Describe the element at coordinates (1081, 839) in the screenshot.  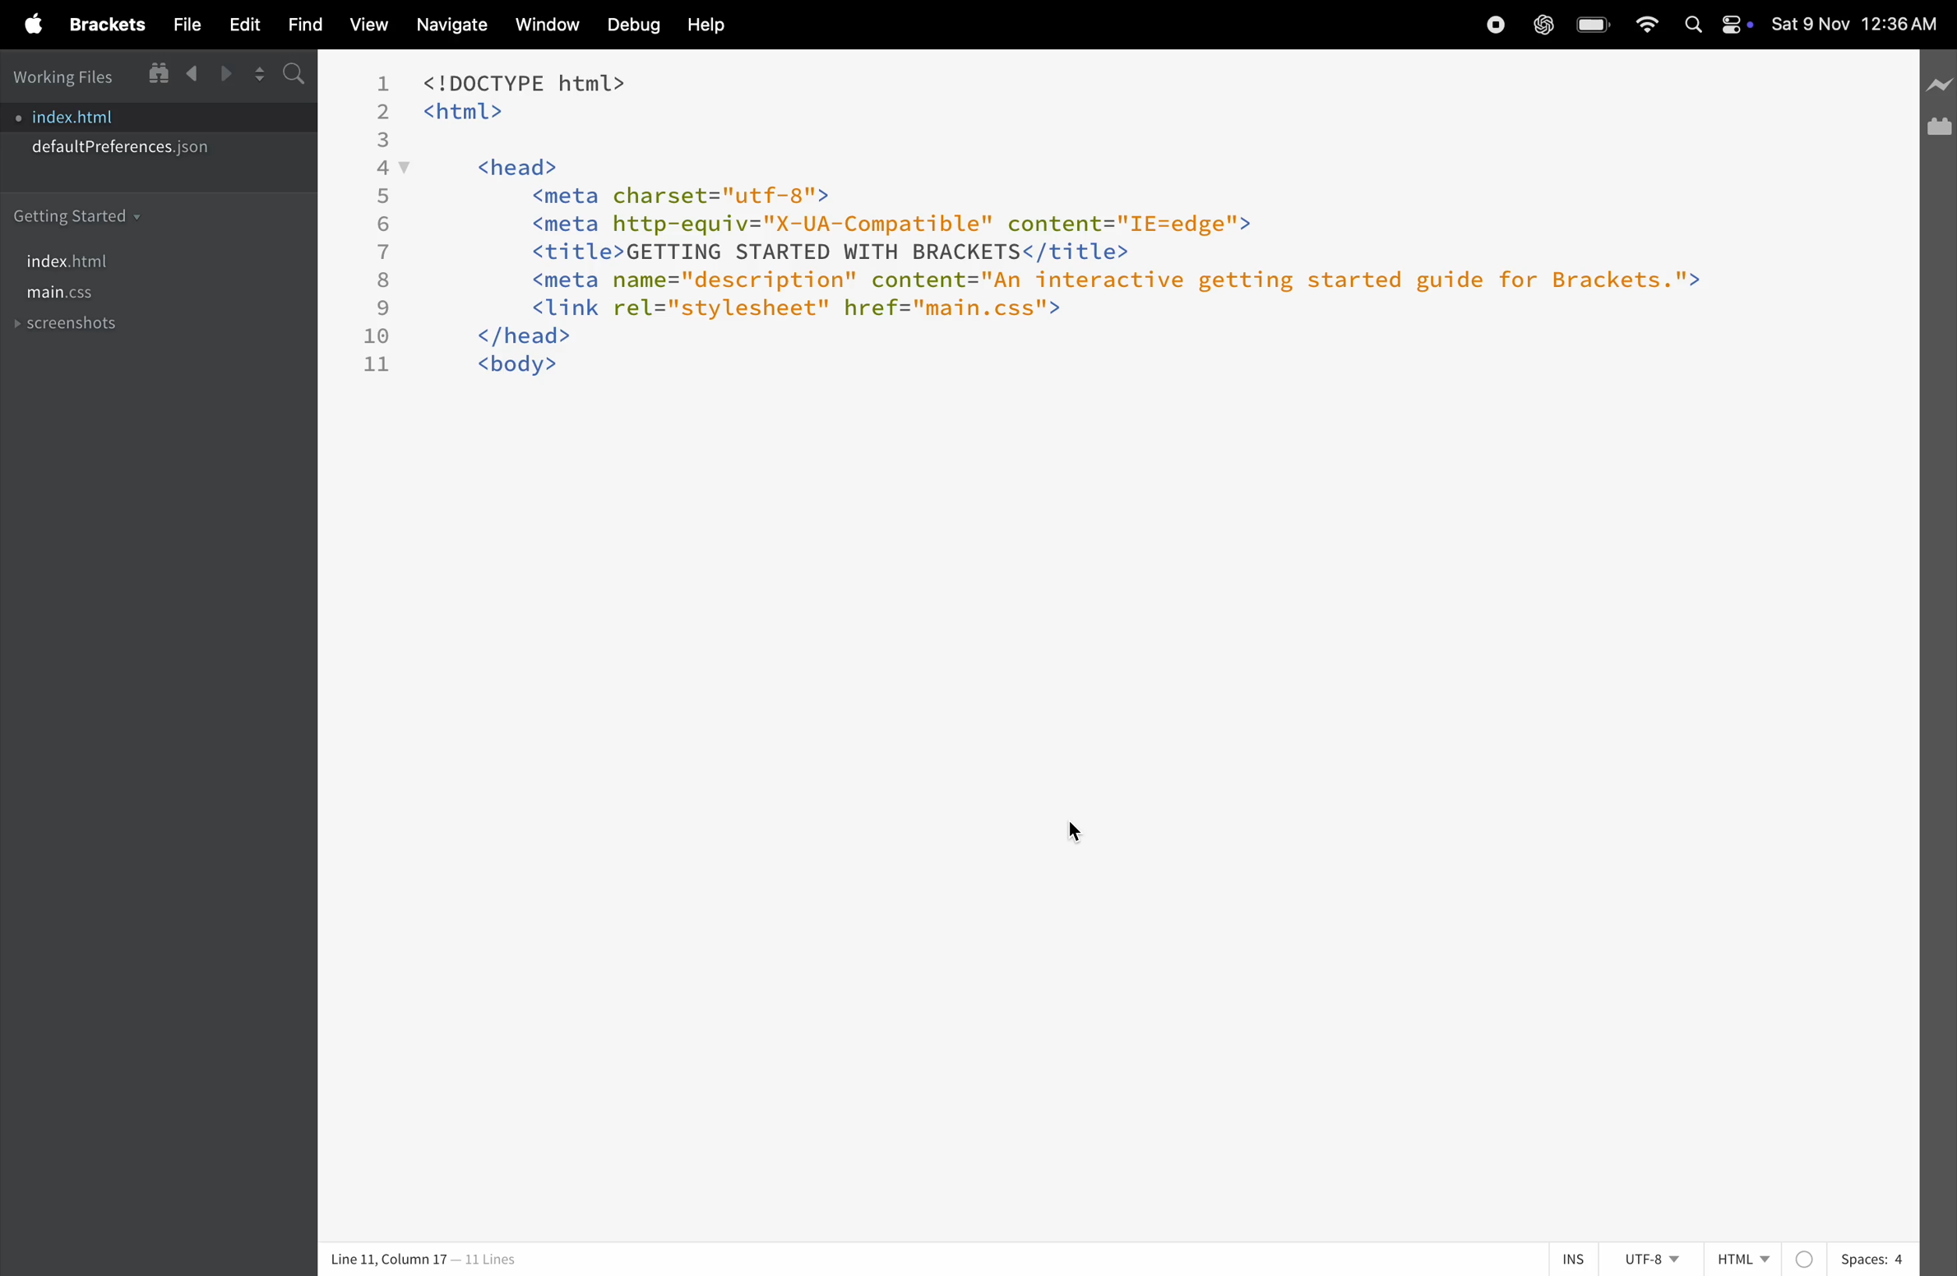
I see `cursor` at that location.